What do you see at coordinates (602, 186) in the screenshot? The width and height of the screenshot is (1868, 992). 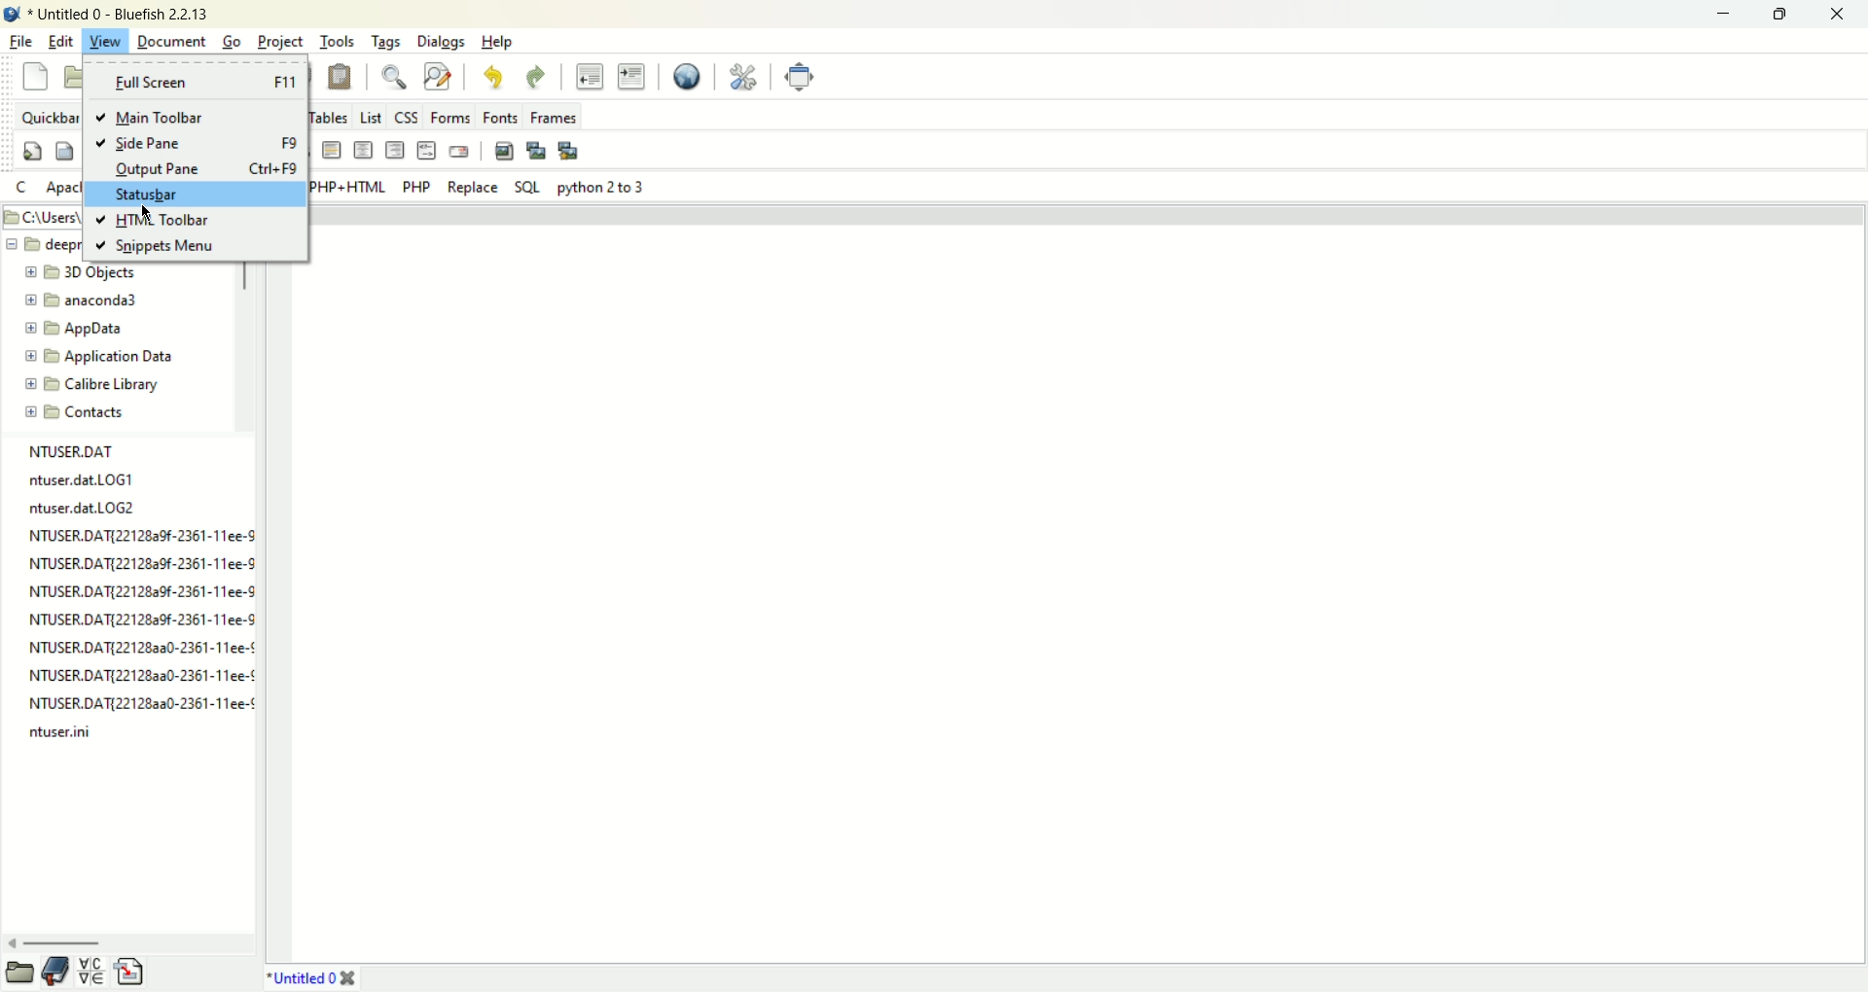 I see `Python 2 to 3` at bounding box center [602, 186].